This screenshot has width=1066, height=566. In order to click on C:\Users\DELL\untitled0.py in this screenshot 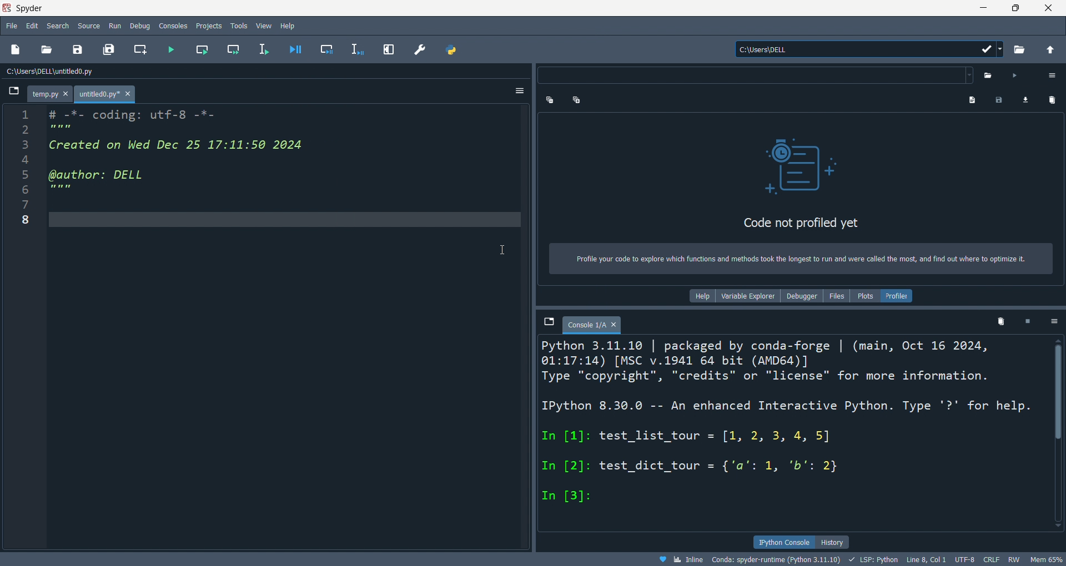, I will do `click(112, 69)`.